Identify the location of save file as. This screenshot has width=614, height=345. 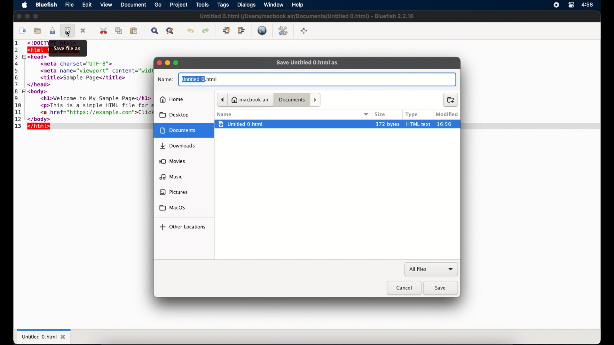
(68, 30).